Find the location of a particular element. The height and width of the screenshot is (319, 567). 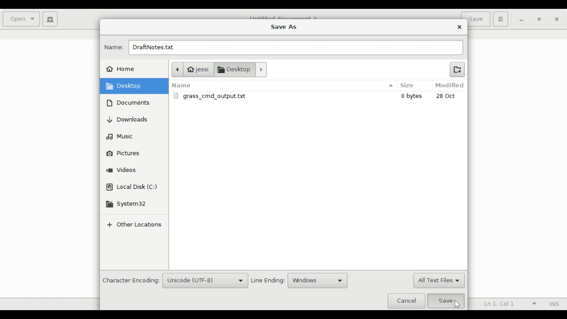

Local Disk (C) is located at coordinates (133, 188).